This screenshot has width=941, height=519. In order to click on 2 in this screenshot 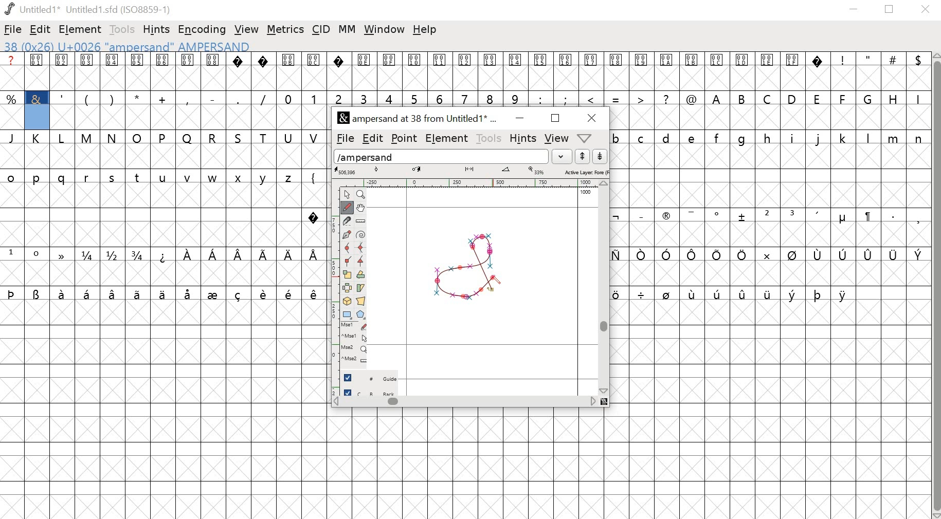, I will do `click(767, 215)`.